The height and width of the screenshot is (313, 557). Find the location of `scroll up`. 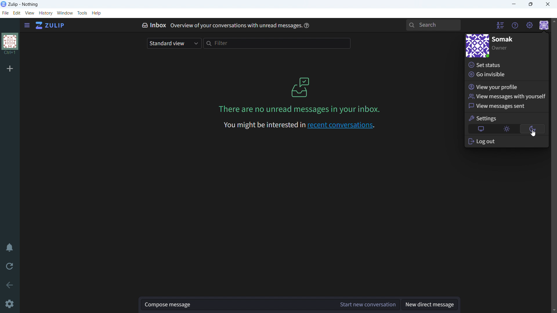

scroll up is located at coordinates (554, 21).